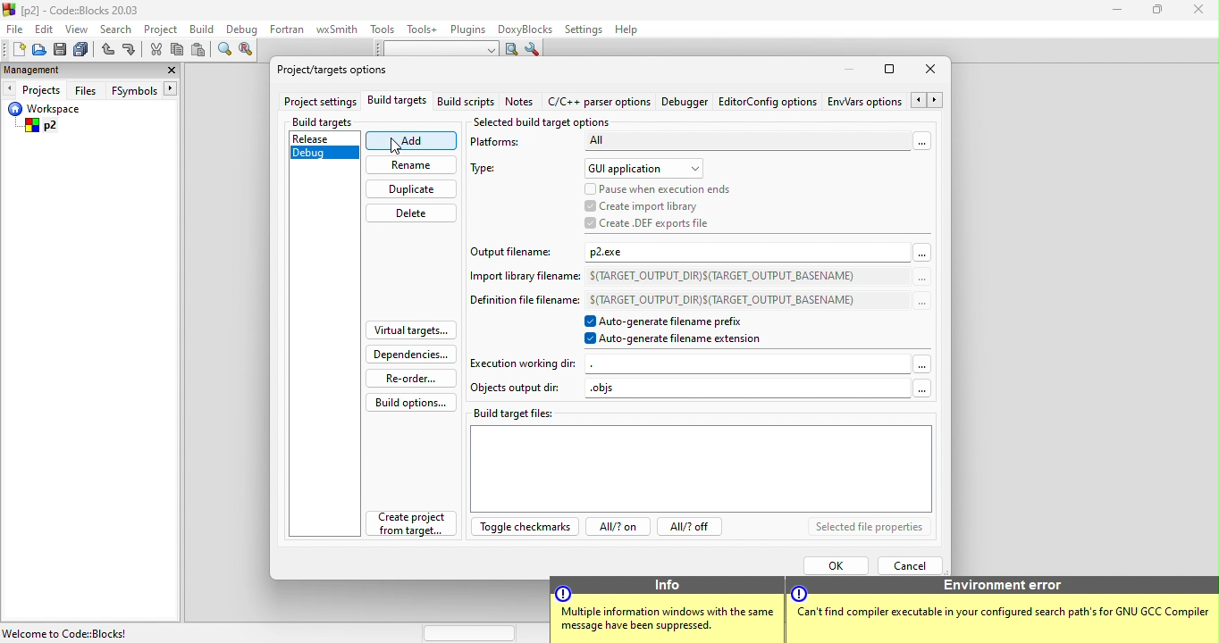 The height and width of the screenshot is (643, 1219). Describe the element at coordinates (223, 51) in the screenshot. I see `find ` at that location.